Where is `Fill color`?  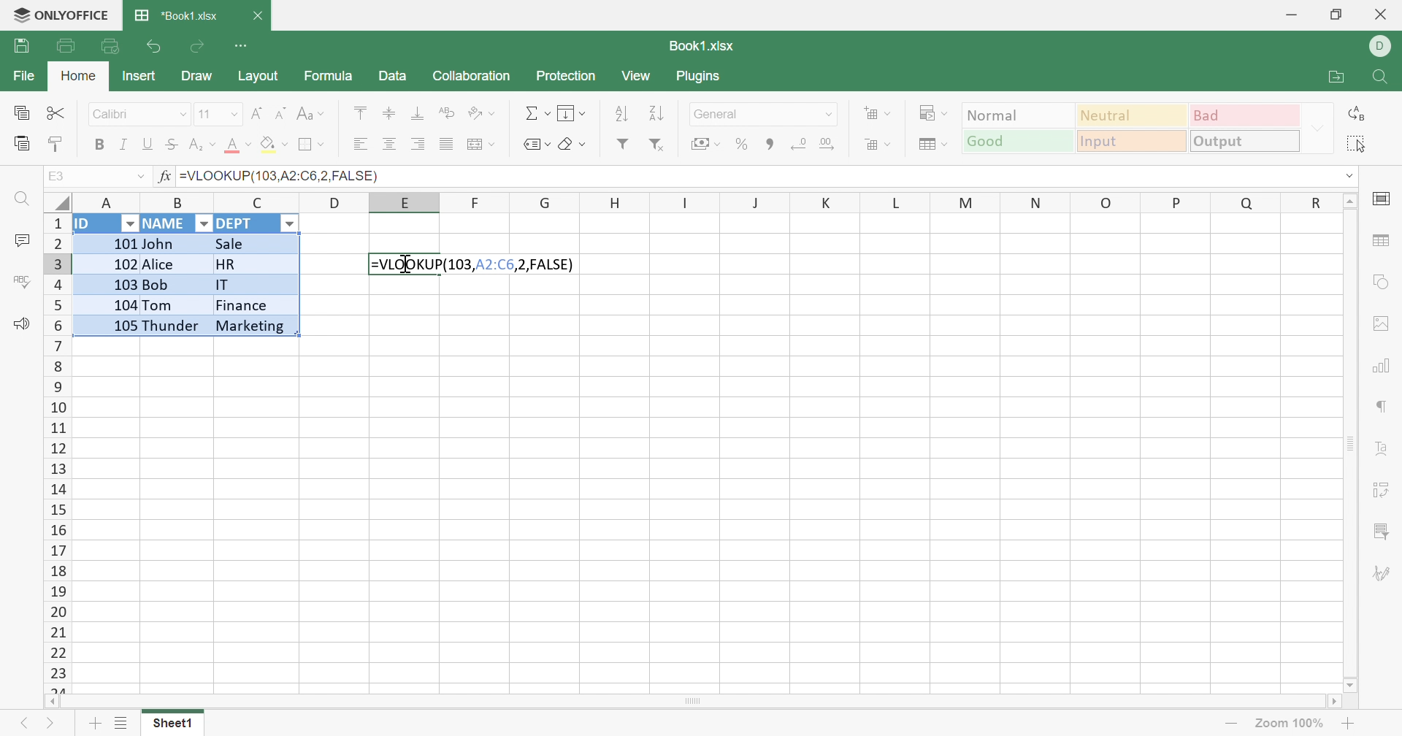
Fill color is located at coordinates (275, 144).